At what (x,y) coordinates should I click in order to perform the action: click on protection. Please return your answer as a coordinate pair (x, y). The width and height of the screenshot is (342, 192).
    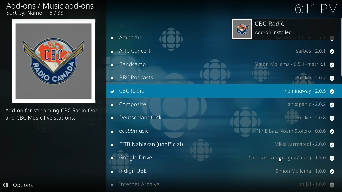
    Looking at the image, I should click on (298, 171).